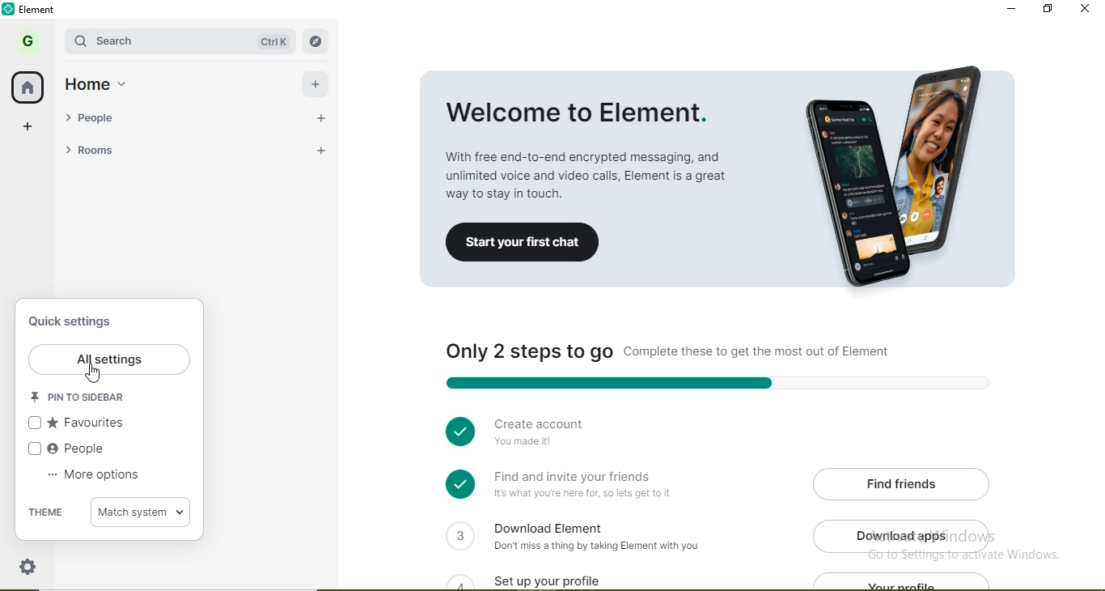 Image resolution: width=1105 pixels, height=591 pixels. What do you see at coordinates (27, 40) in the screenshot?
I see `G` at bounding box center [27, 40].